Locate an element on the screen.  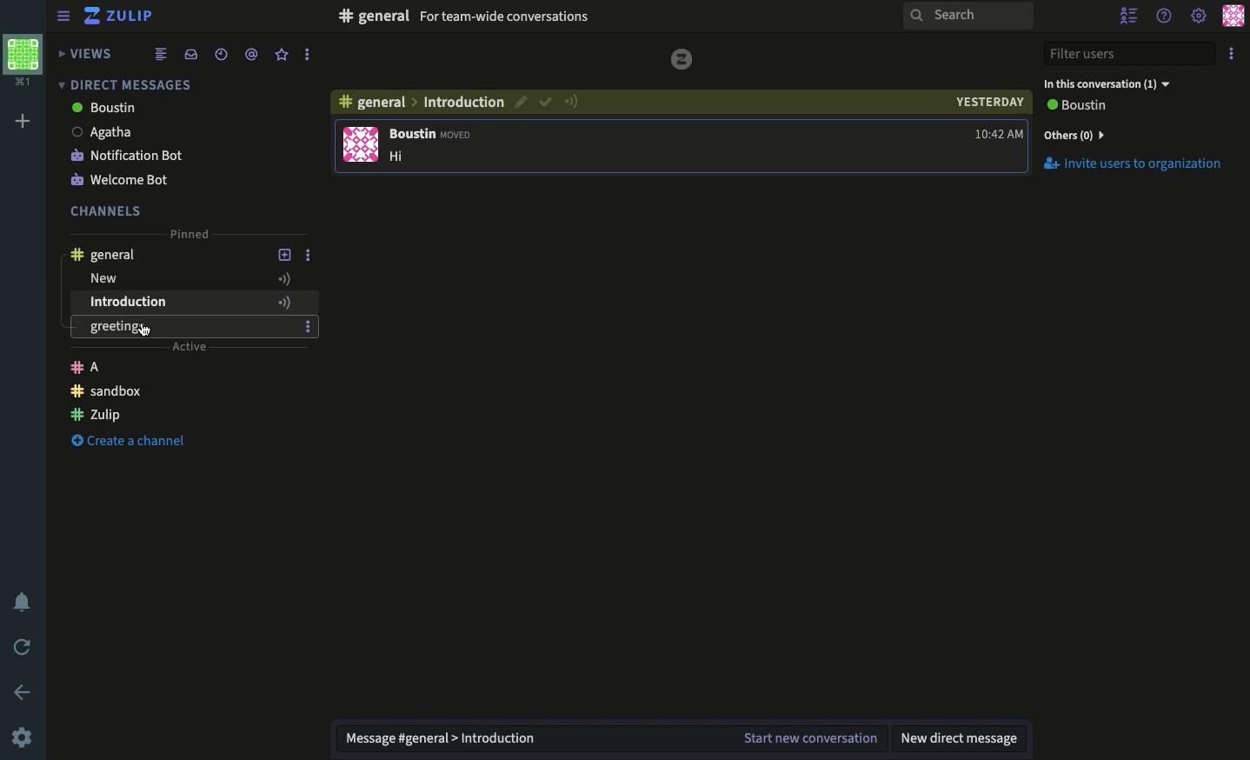
Active is located at coordinates (283, 303).